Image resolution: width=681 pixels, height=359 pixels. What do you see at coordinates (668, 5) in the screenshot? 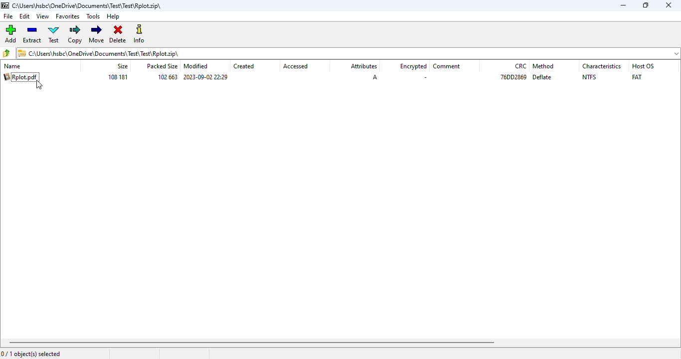
I see `close` at bounding box center [668, 5].